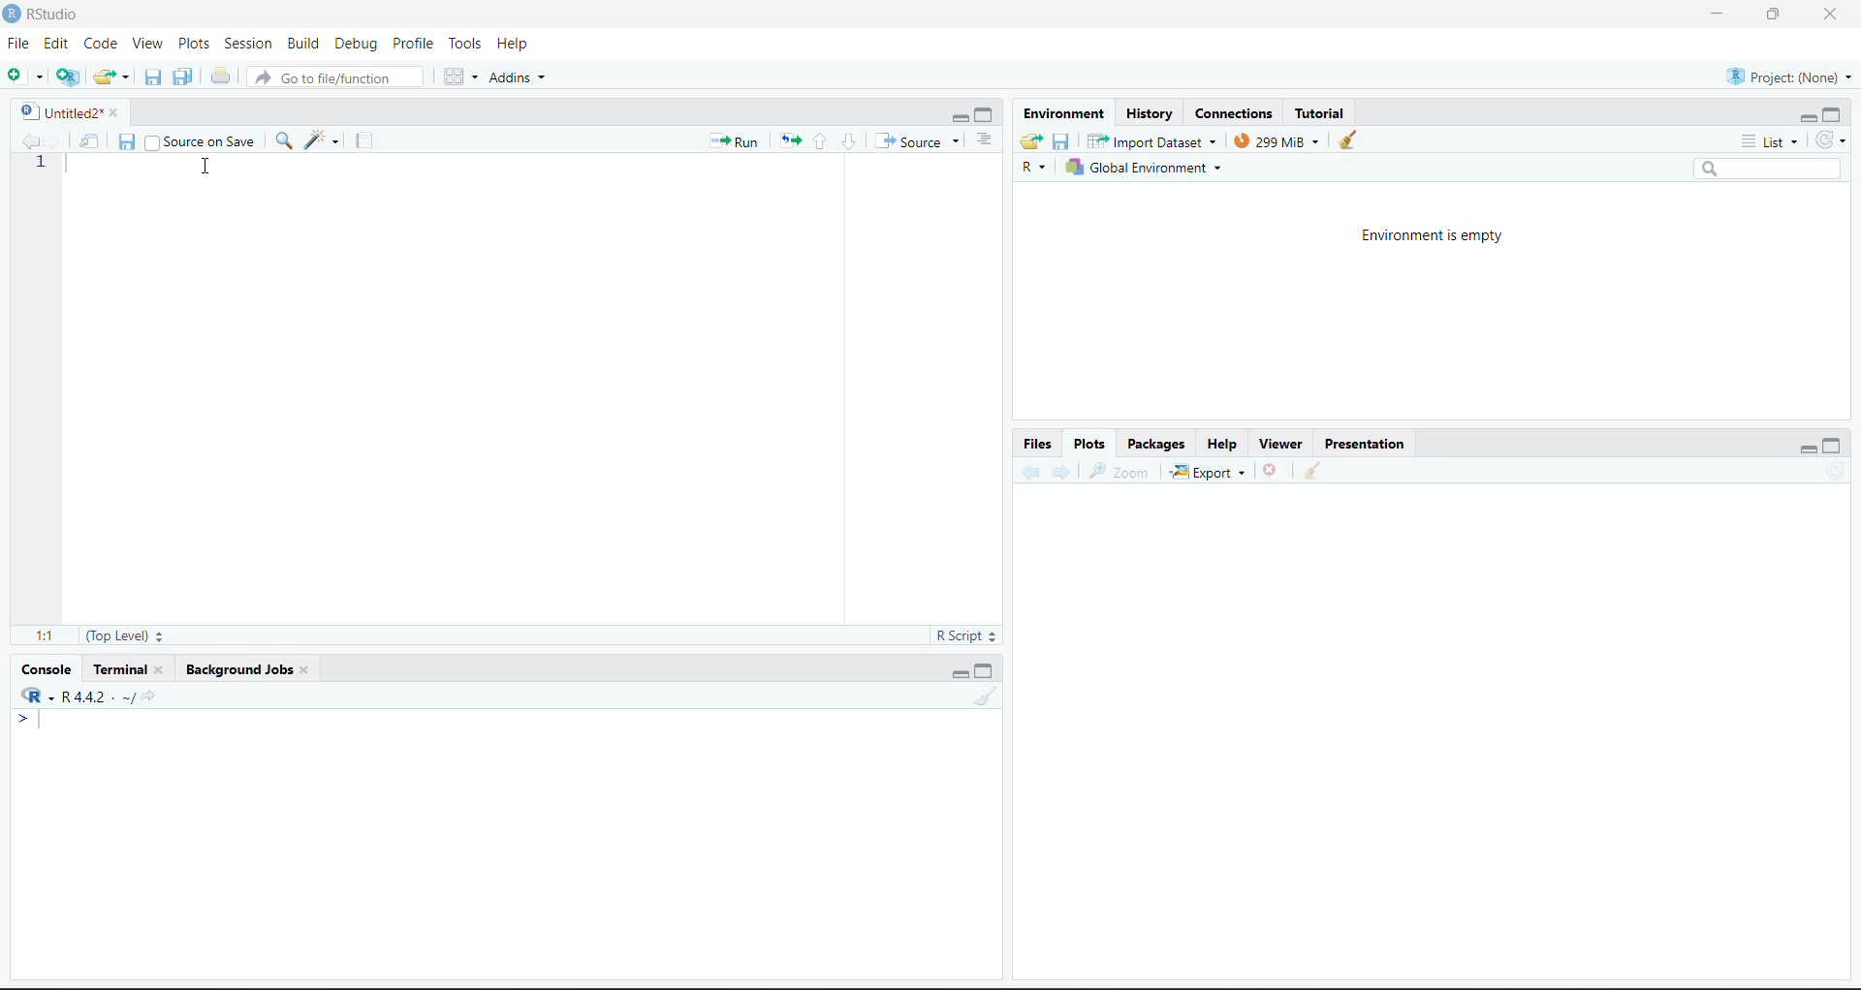 This screenshot has width=1861, height=990. What do you see at coordinates (303, 44) in the screenshot?
I see `Build` at bounding box center [303, 44].